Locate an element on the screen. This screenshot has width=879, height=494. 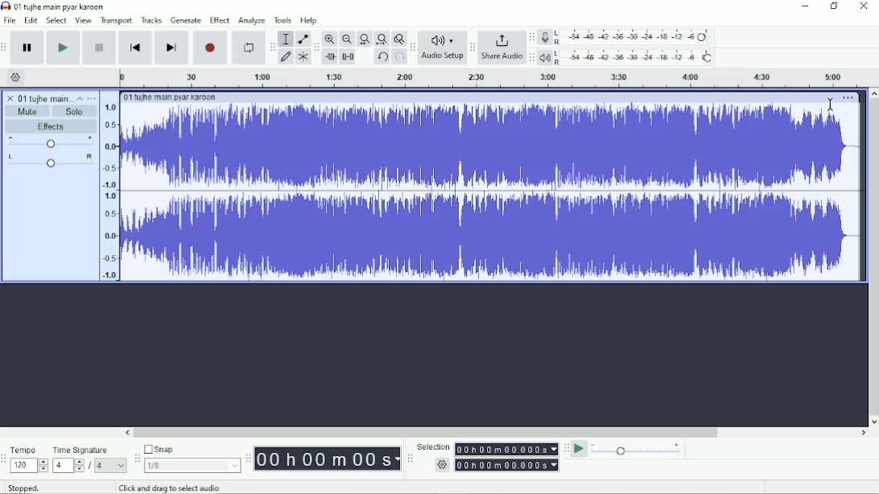
Skip to end is located at coordinates (171, 48).